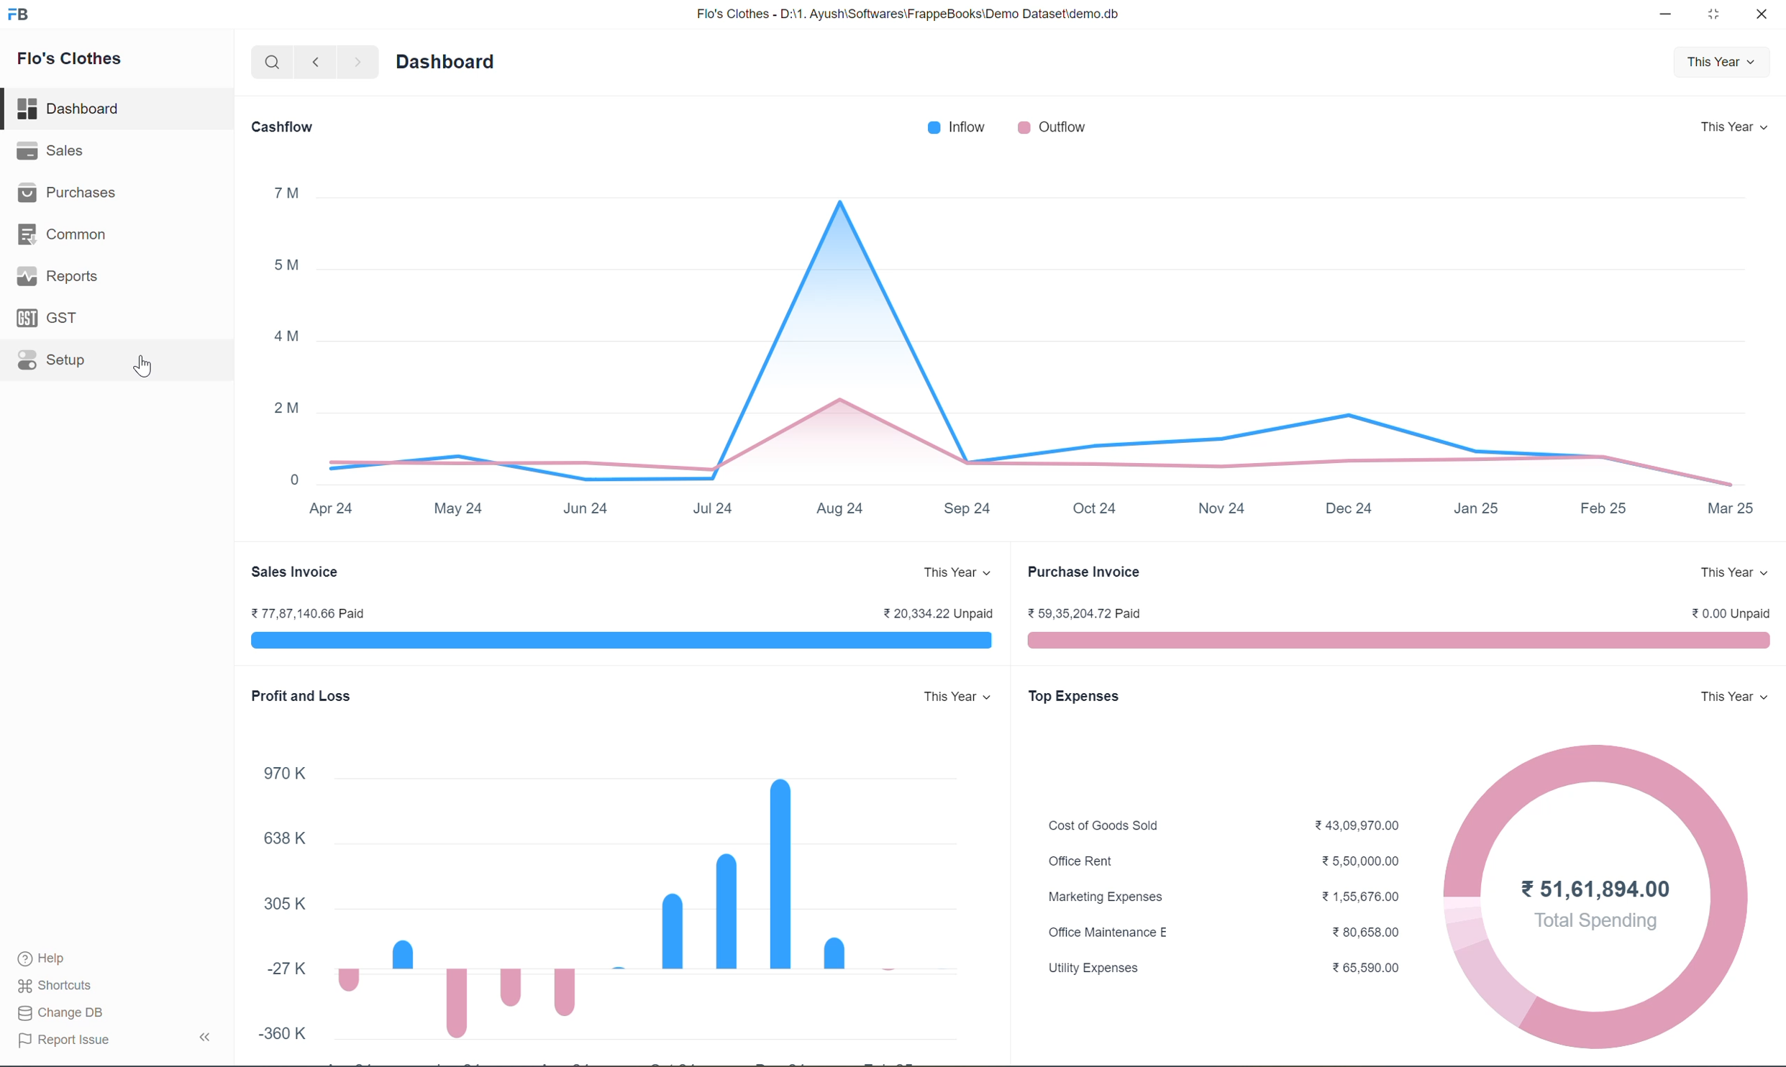 This screenshot has width=1786, height=1067. I want to click on ¥ 59,35,204.72 Paid, so click(1084, 614).